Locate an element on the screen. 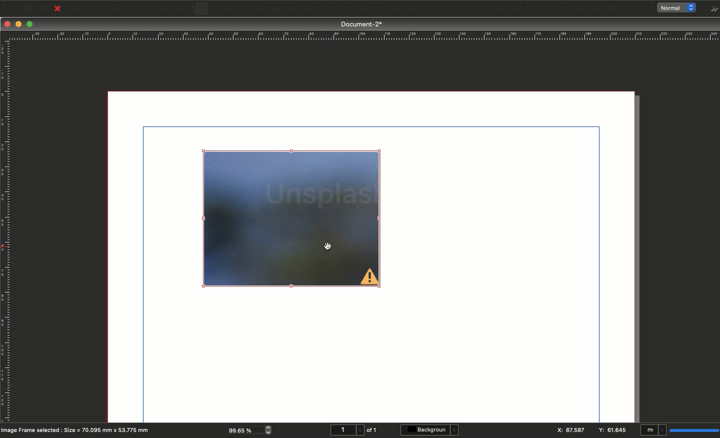  PDF push button is located at coordinates (535, 8).